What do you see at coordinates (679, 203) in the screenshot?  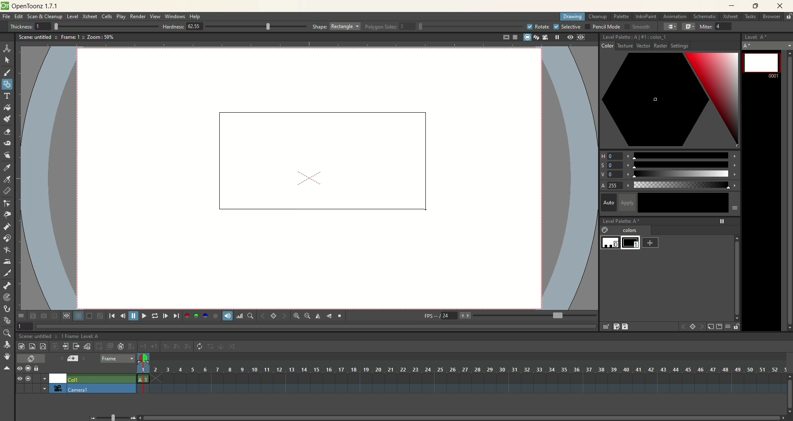 I see `apply` at bounding box center [679, 203].